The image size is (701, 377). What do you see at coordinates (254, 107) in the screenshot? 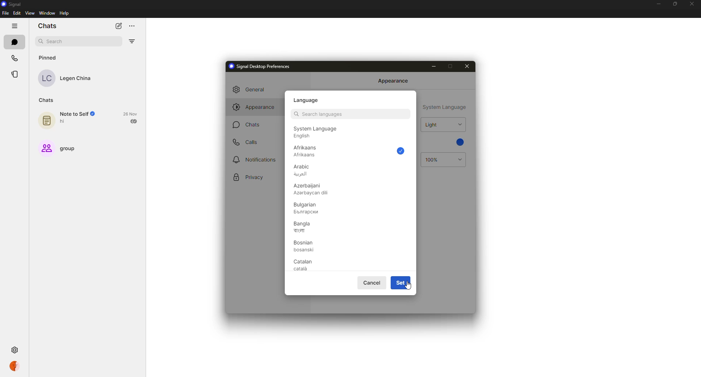
I see `appearance` at bounding box center [254, 107].